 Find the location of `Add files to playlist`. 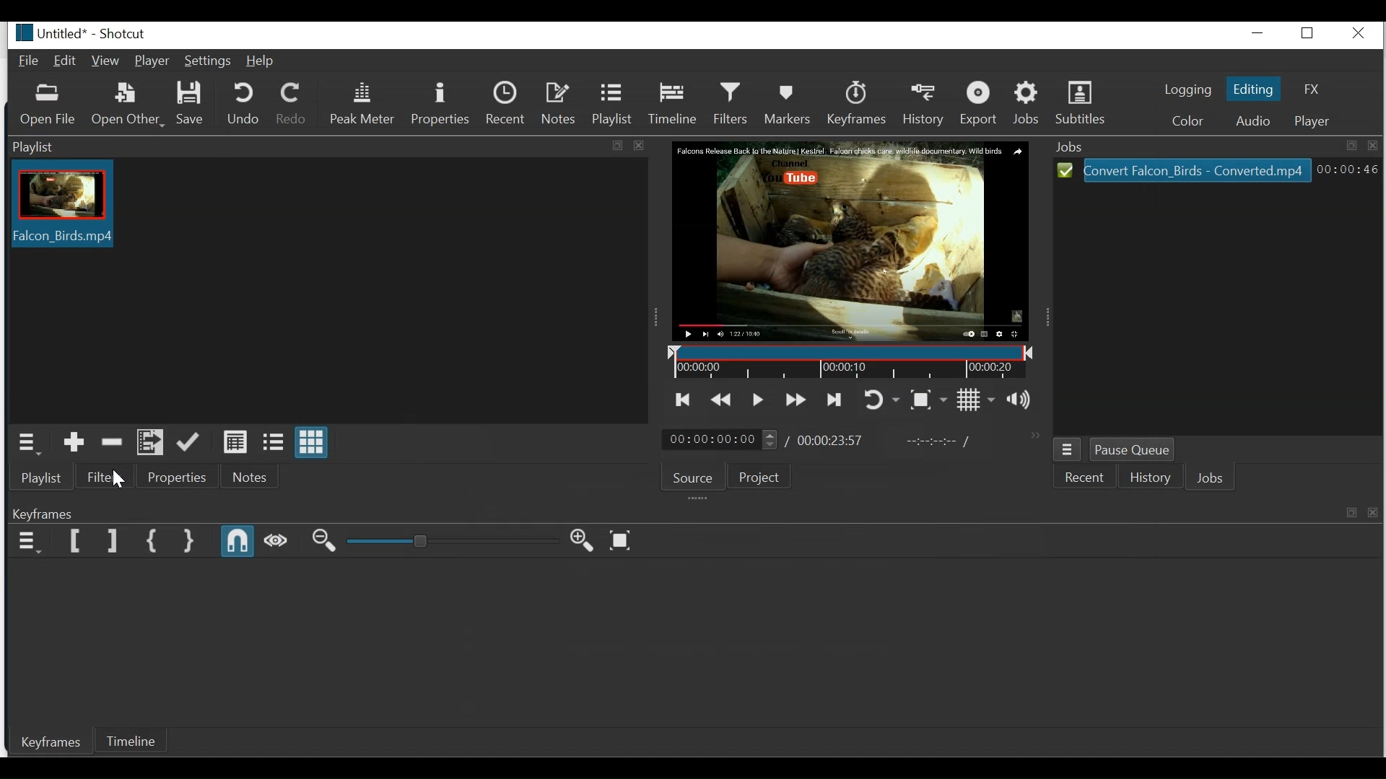

Add files to playlist is located at coordinates (149, 442).